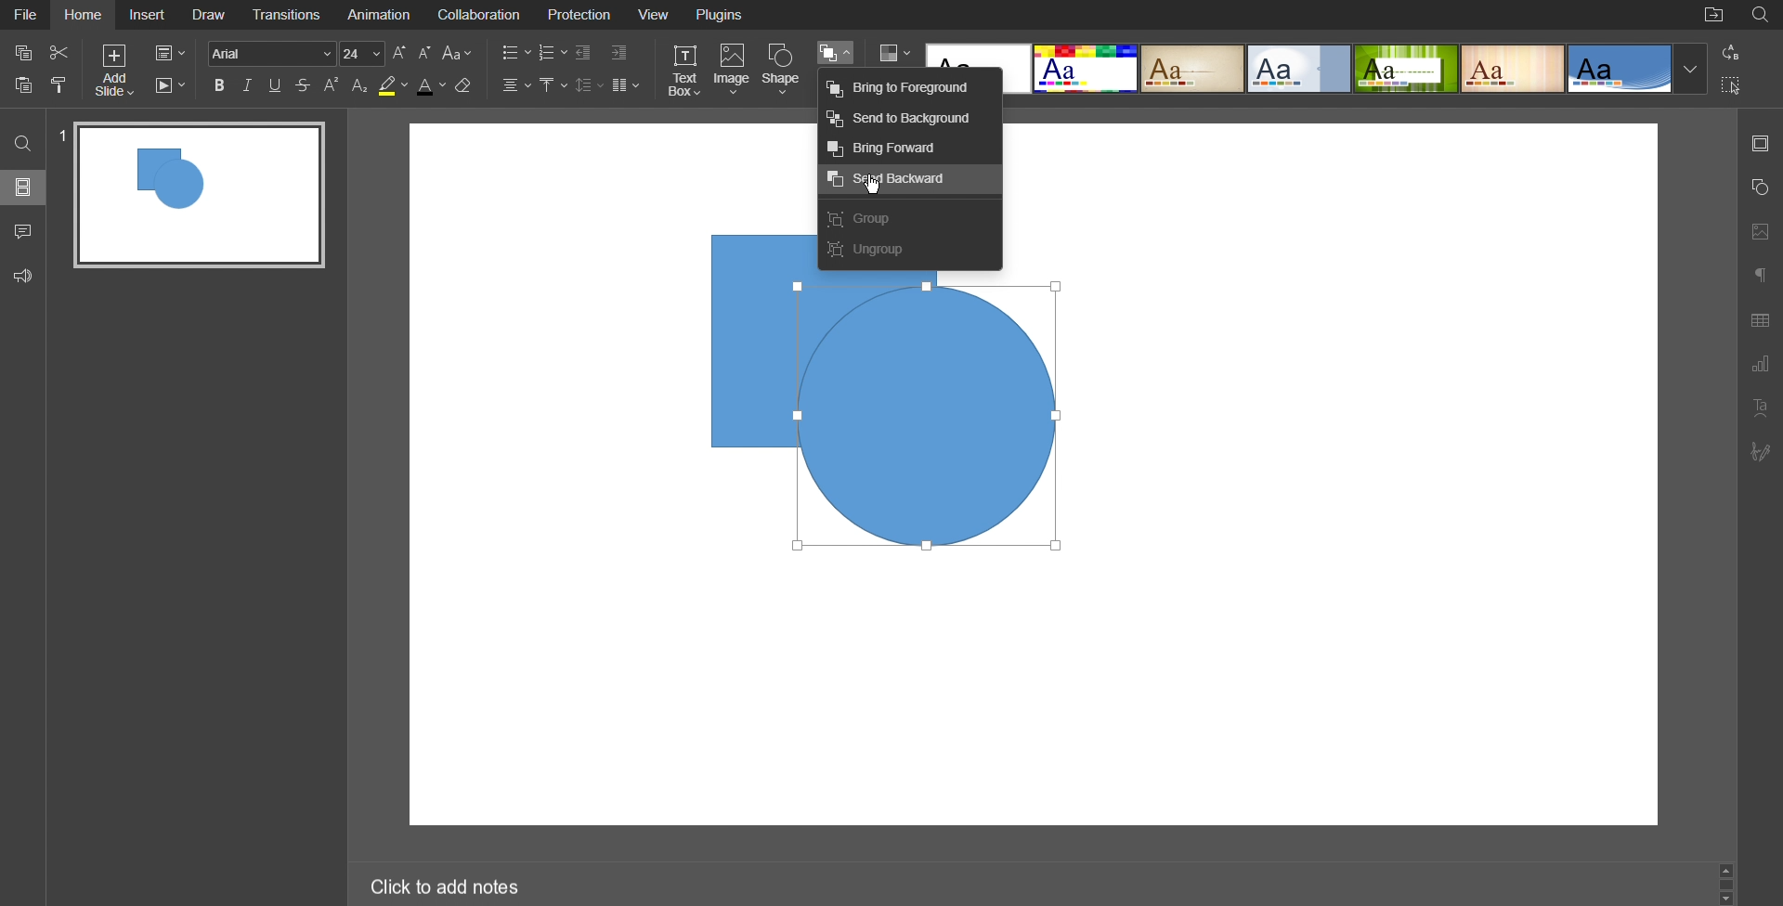 Image resolution: width=1783 pixels, height=906 pixels. I want to click on Subscript, so click(361, 86).